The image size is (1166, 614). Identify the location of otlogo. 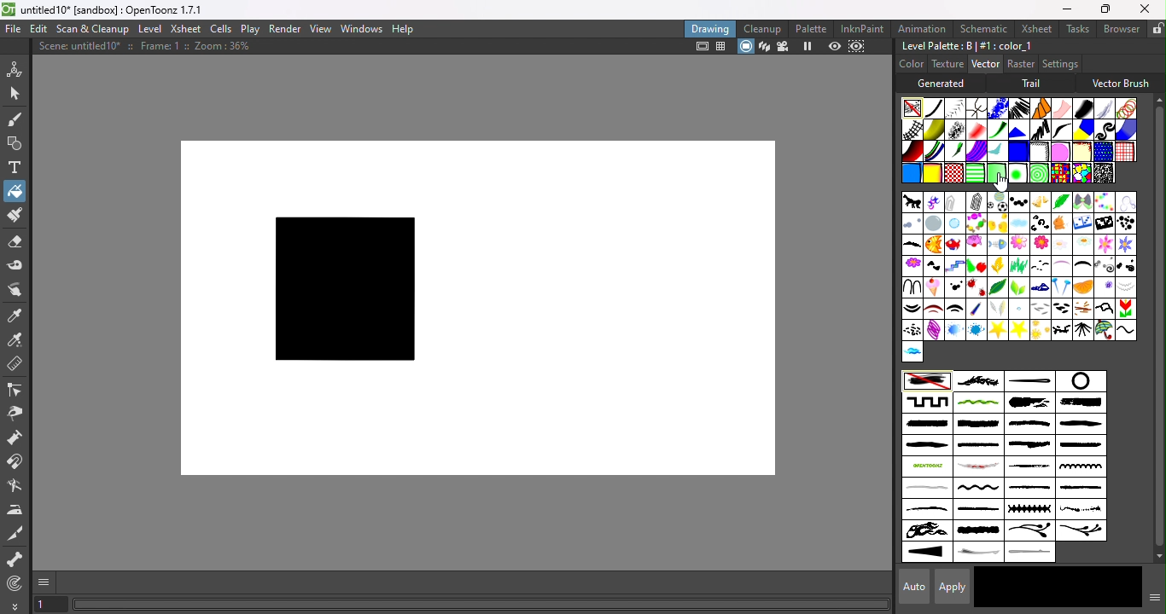
(926, 466).